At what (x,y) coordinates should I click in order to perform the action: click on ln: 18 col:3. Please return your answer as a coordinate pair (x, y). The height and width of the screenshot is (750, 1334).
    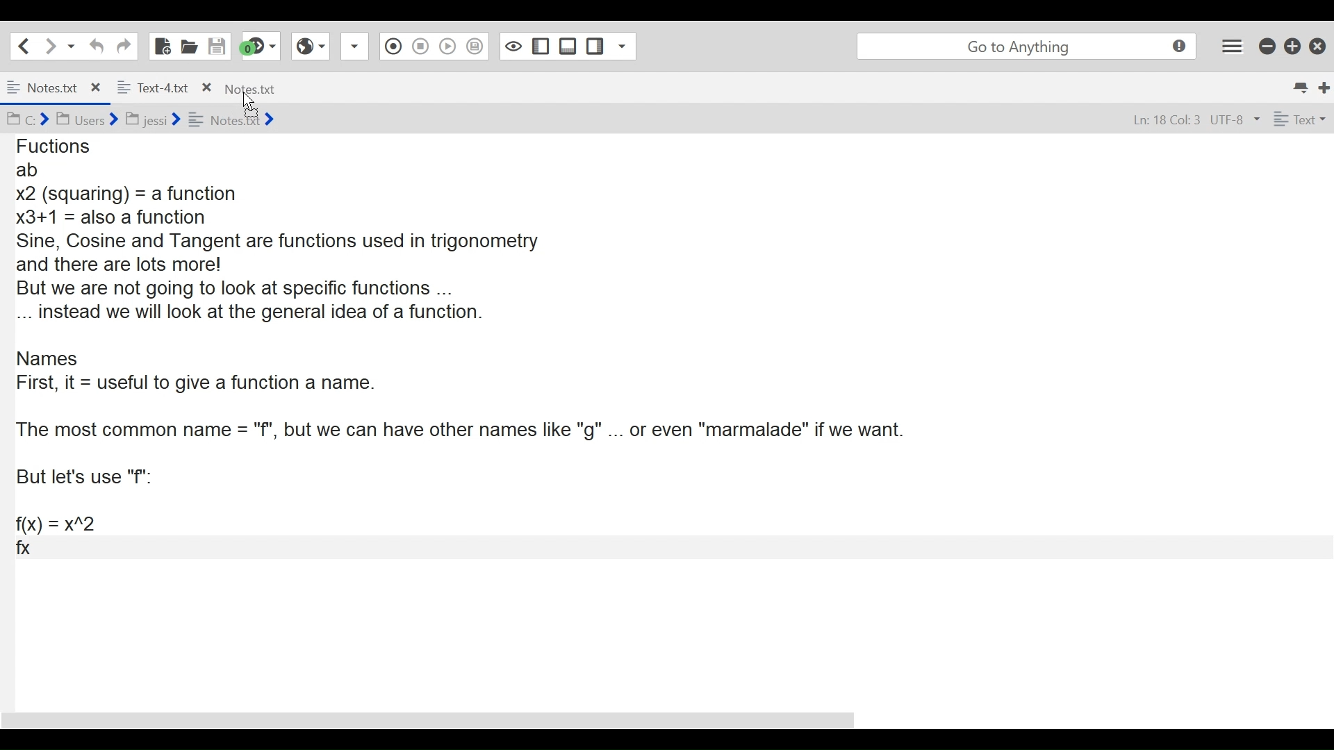
    Looking at the image, I should click on (1162, 121).